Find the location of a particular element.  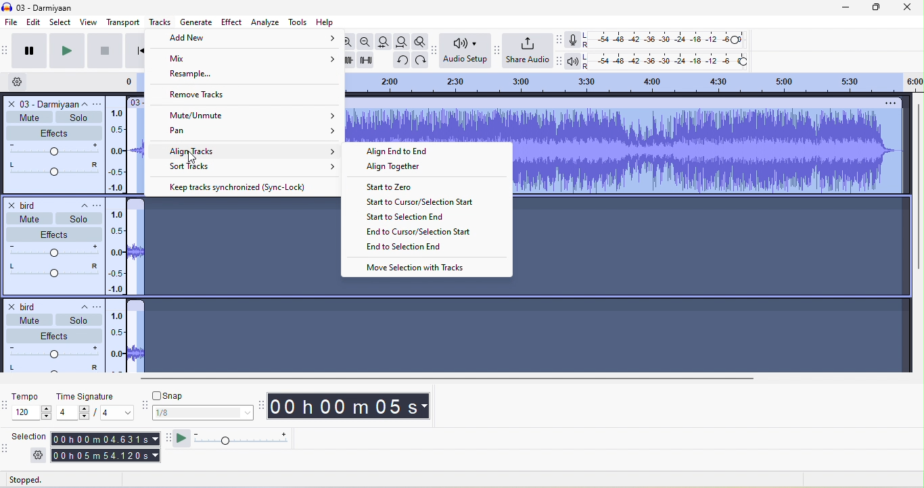

click and drag to define a looping region is located at coordinates (634, 82).